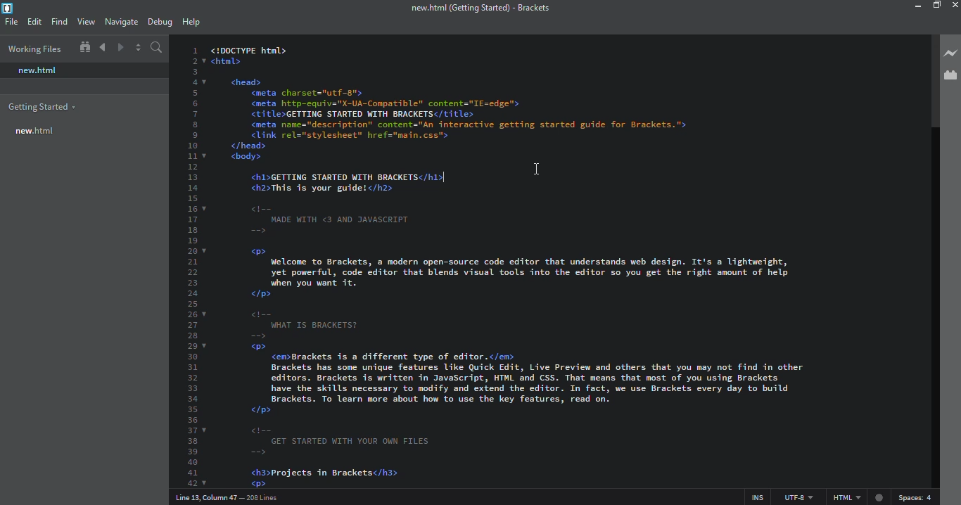 The height and width of the screenshot is (505, 961). I want to click on maximize, so click(936, 6).